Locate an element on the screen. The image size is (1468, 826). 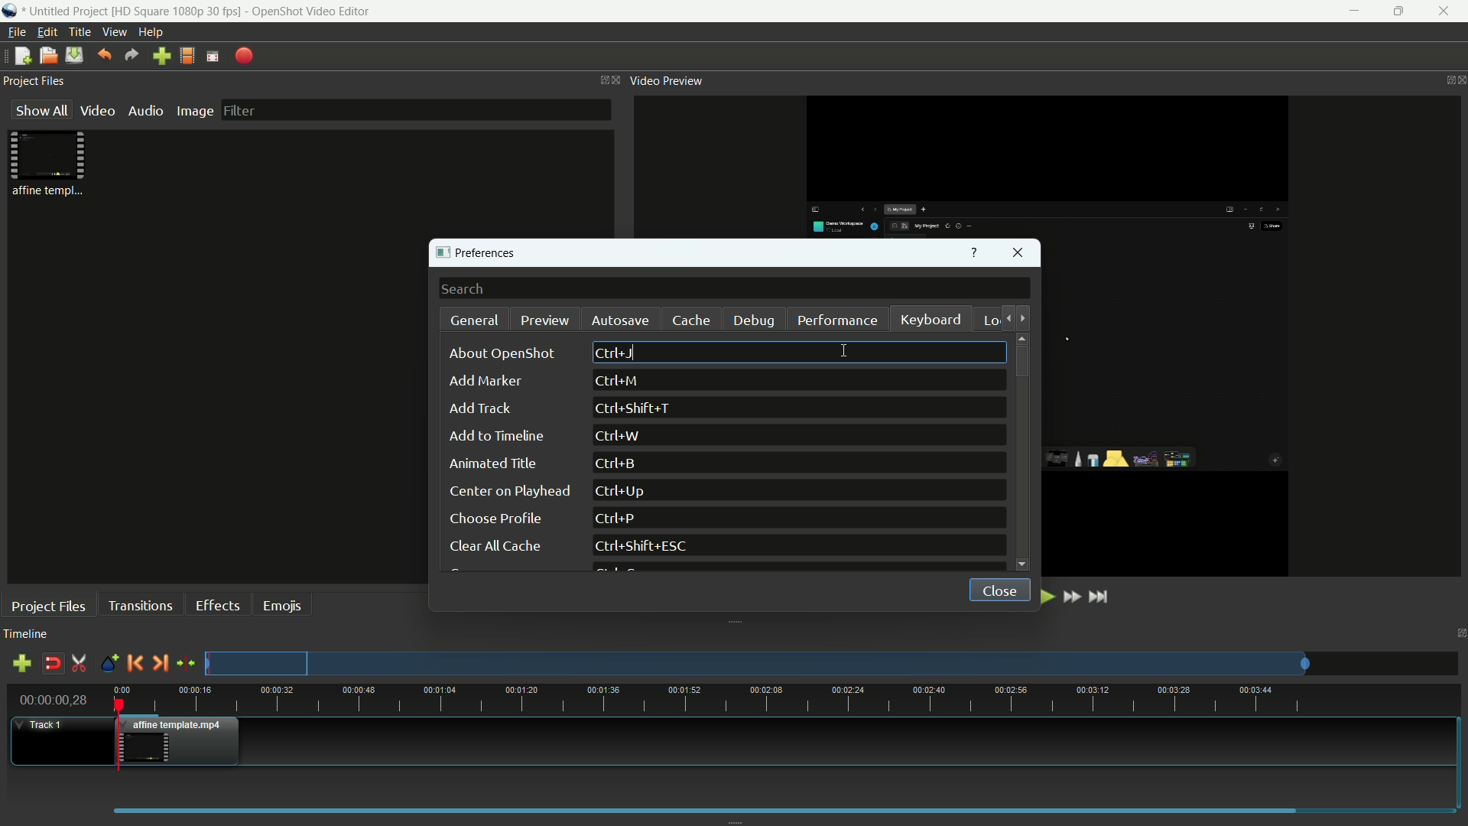
preview is located at coordinates (545, 320).